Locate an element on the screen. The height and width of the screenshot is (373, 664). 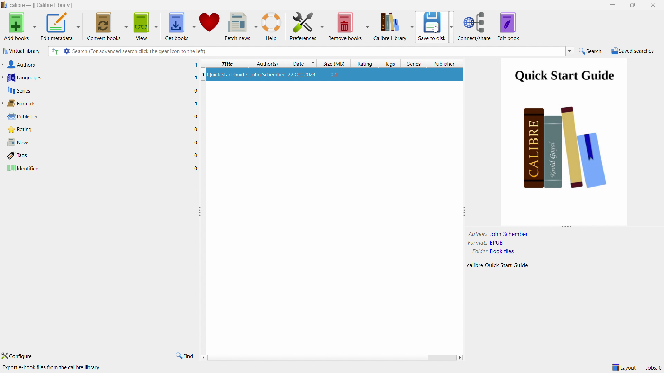
Get books is located at coordinates (176, 27).